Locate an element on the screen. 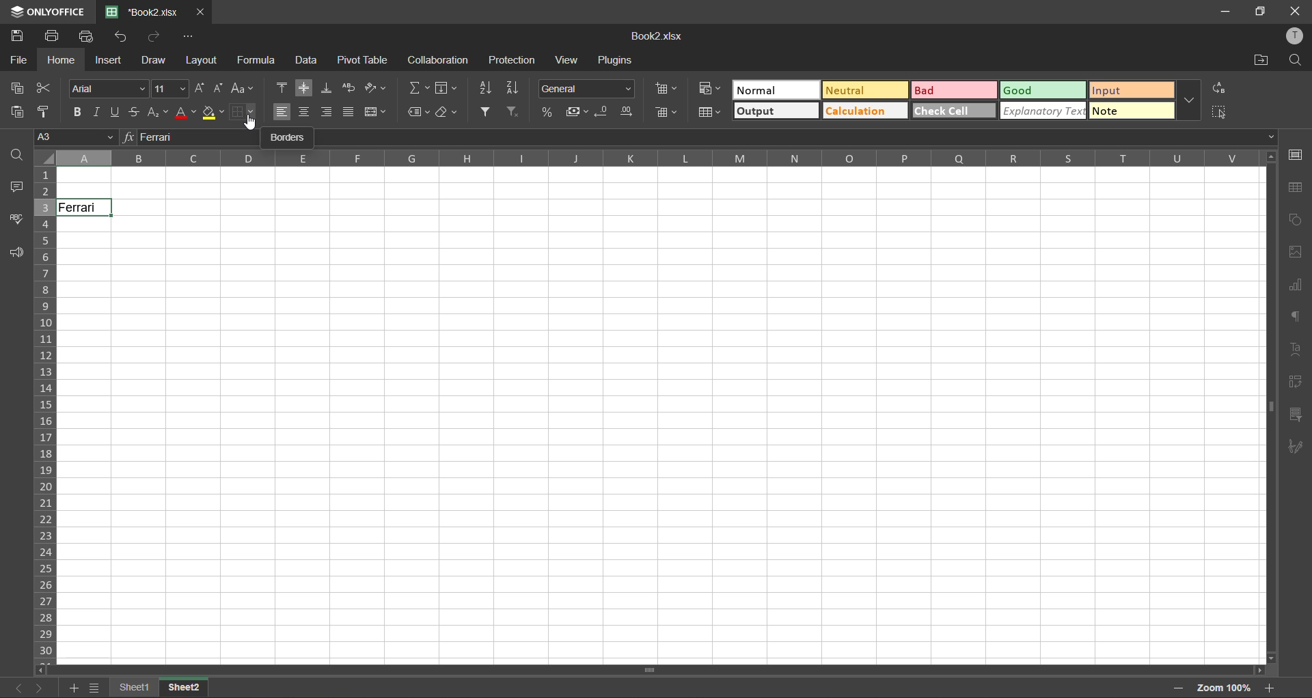  close is located at coordinates (1296, 10).